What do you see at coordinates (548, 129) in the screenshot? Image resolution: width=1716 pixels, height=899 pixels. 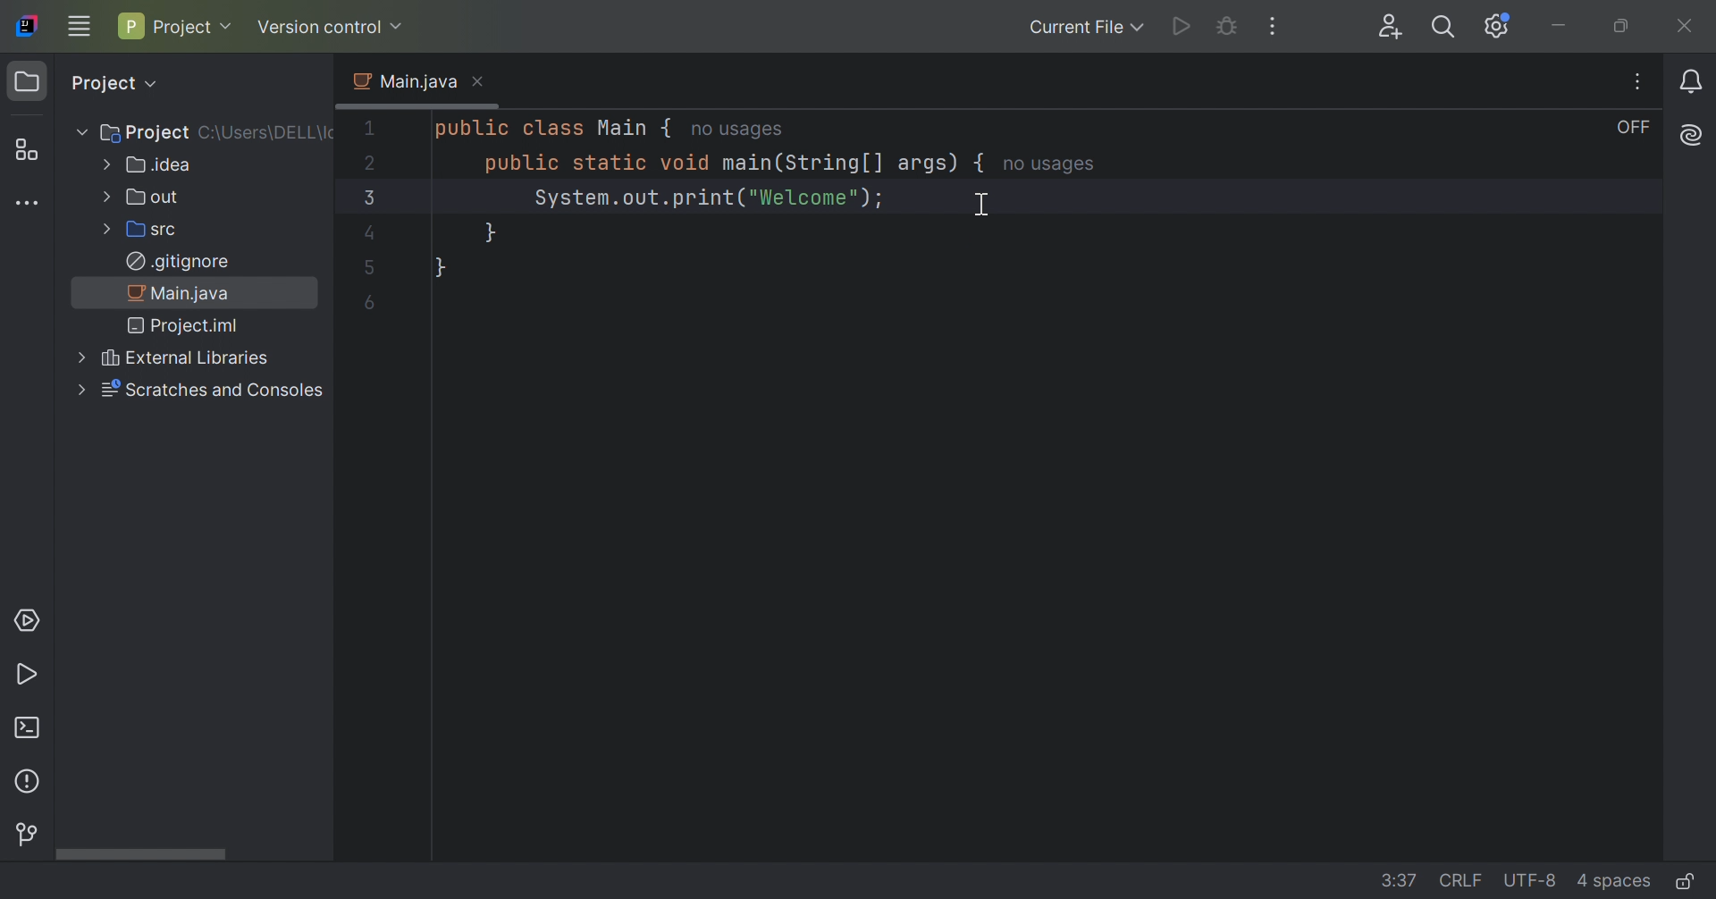 I see `public class Main {` at bounding box center [548, 129].